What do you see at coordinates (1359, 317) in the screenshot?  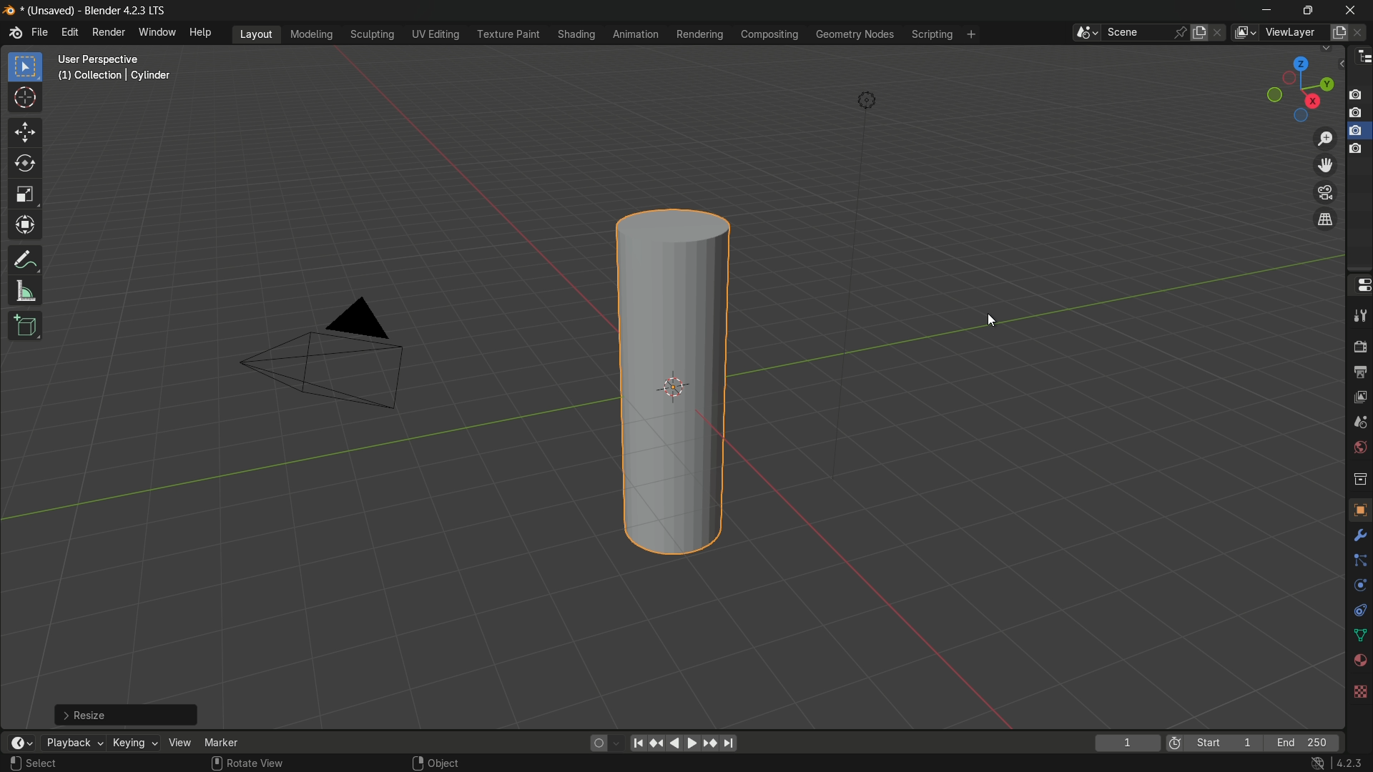 I see `tools` at bounding box center [1359, 317].